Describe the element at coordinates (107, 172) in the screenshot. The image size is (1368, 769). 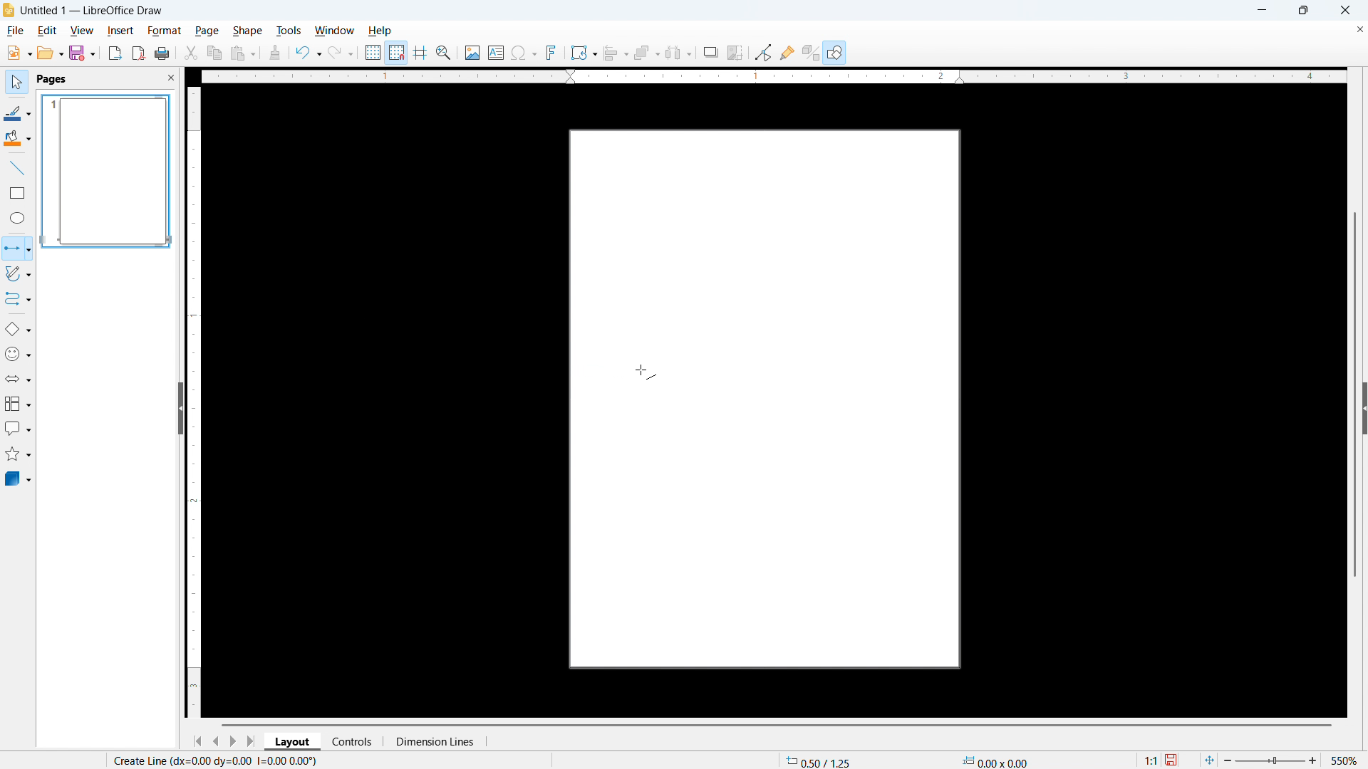
I see `Page display ` at that location.